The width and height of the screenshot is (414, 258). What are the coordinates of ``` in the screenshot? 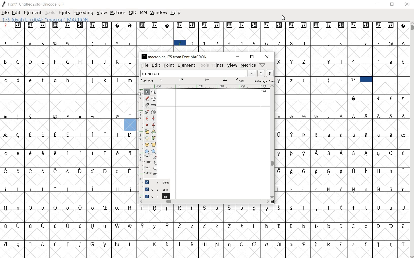 It's located at (379, 61).